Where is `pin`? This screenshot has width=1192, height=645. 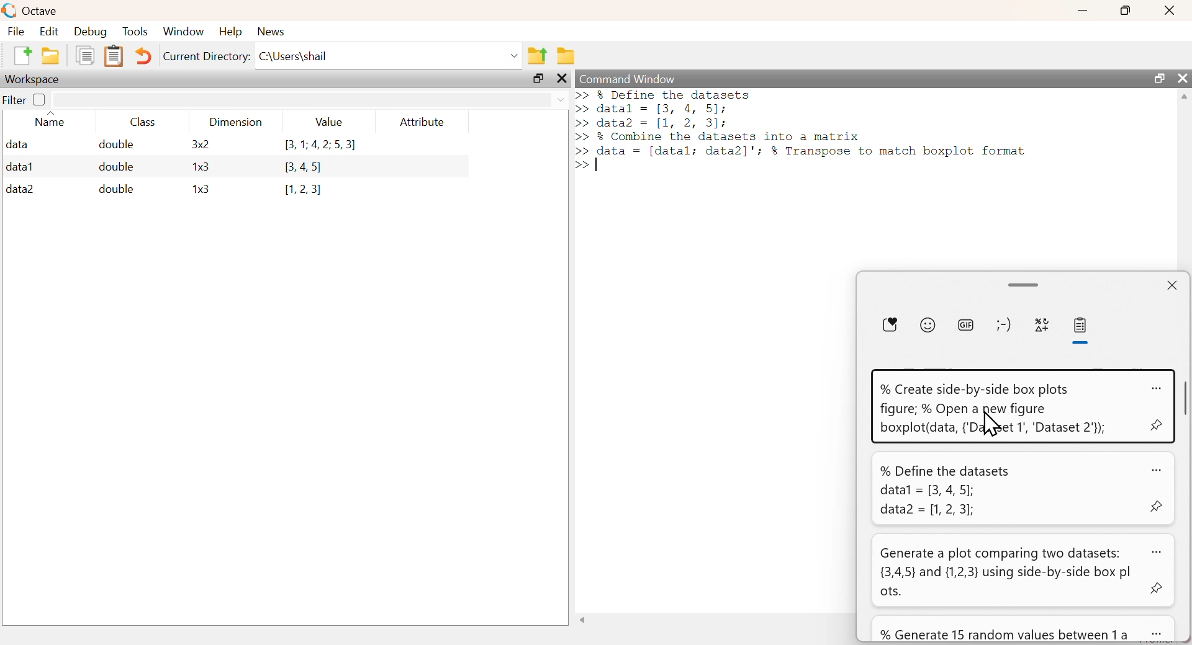 pin is located at coordinates (1157, 508).